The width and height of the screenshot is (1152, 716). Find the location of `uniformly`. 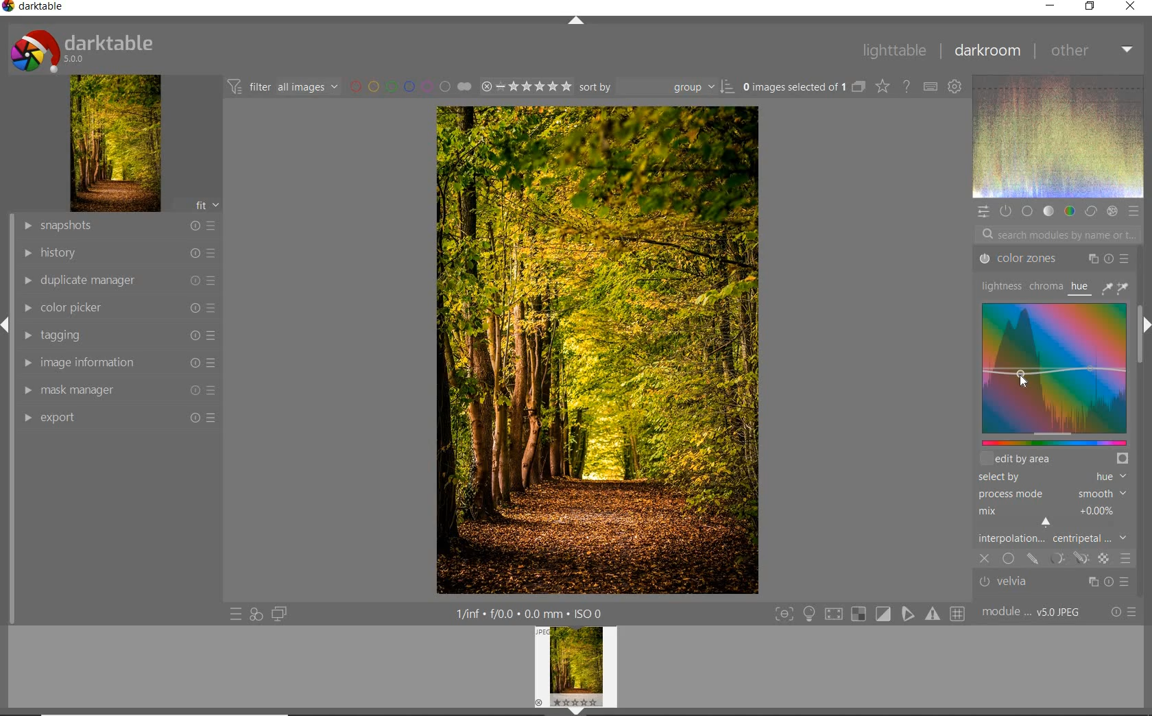

uniformly is located at coordinates (1008, 559).